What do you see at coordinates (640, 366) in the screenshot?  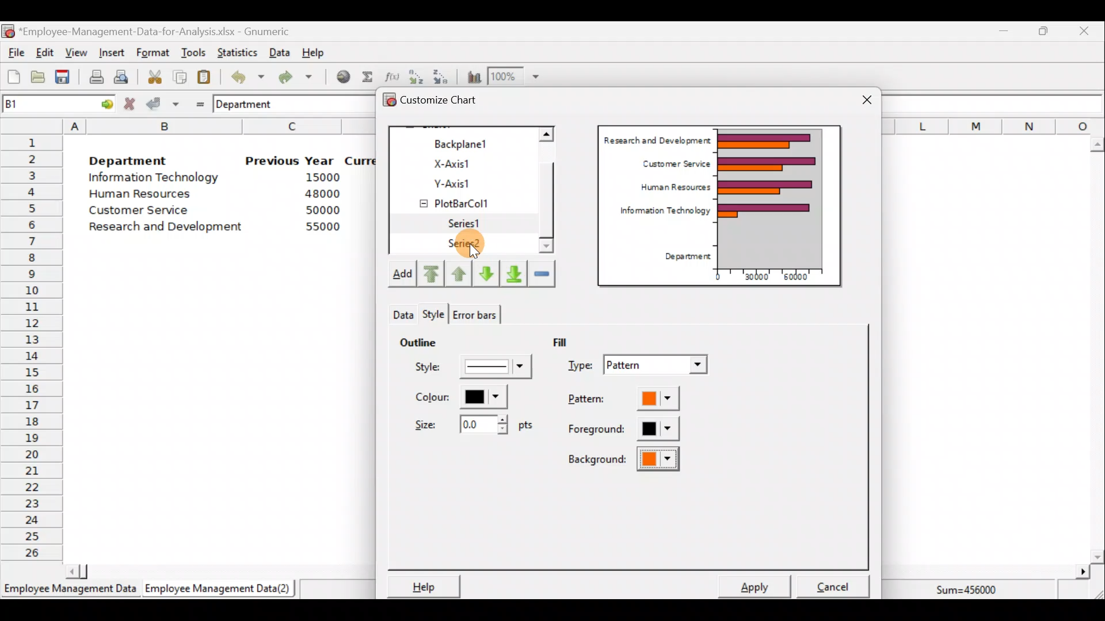 I see `Type` at bounding box center [640, 366].